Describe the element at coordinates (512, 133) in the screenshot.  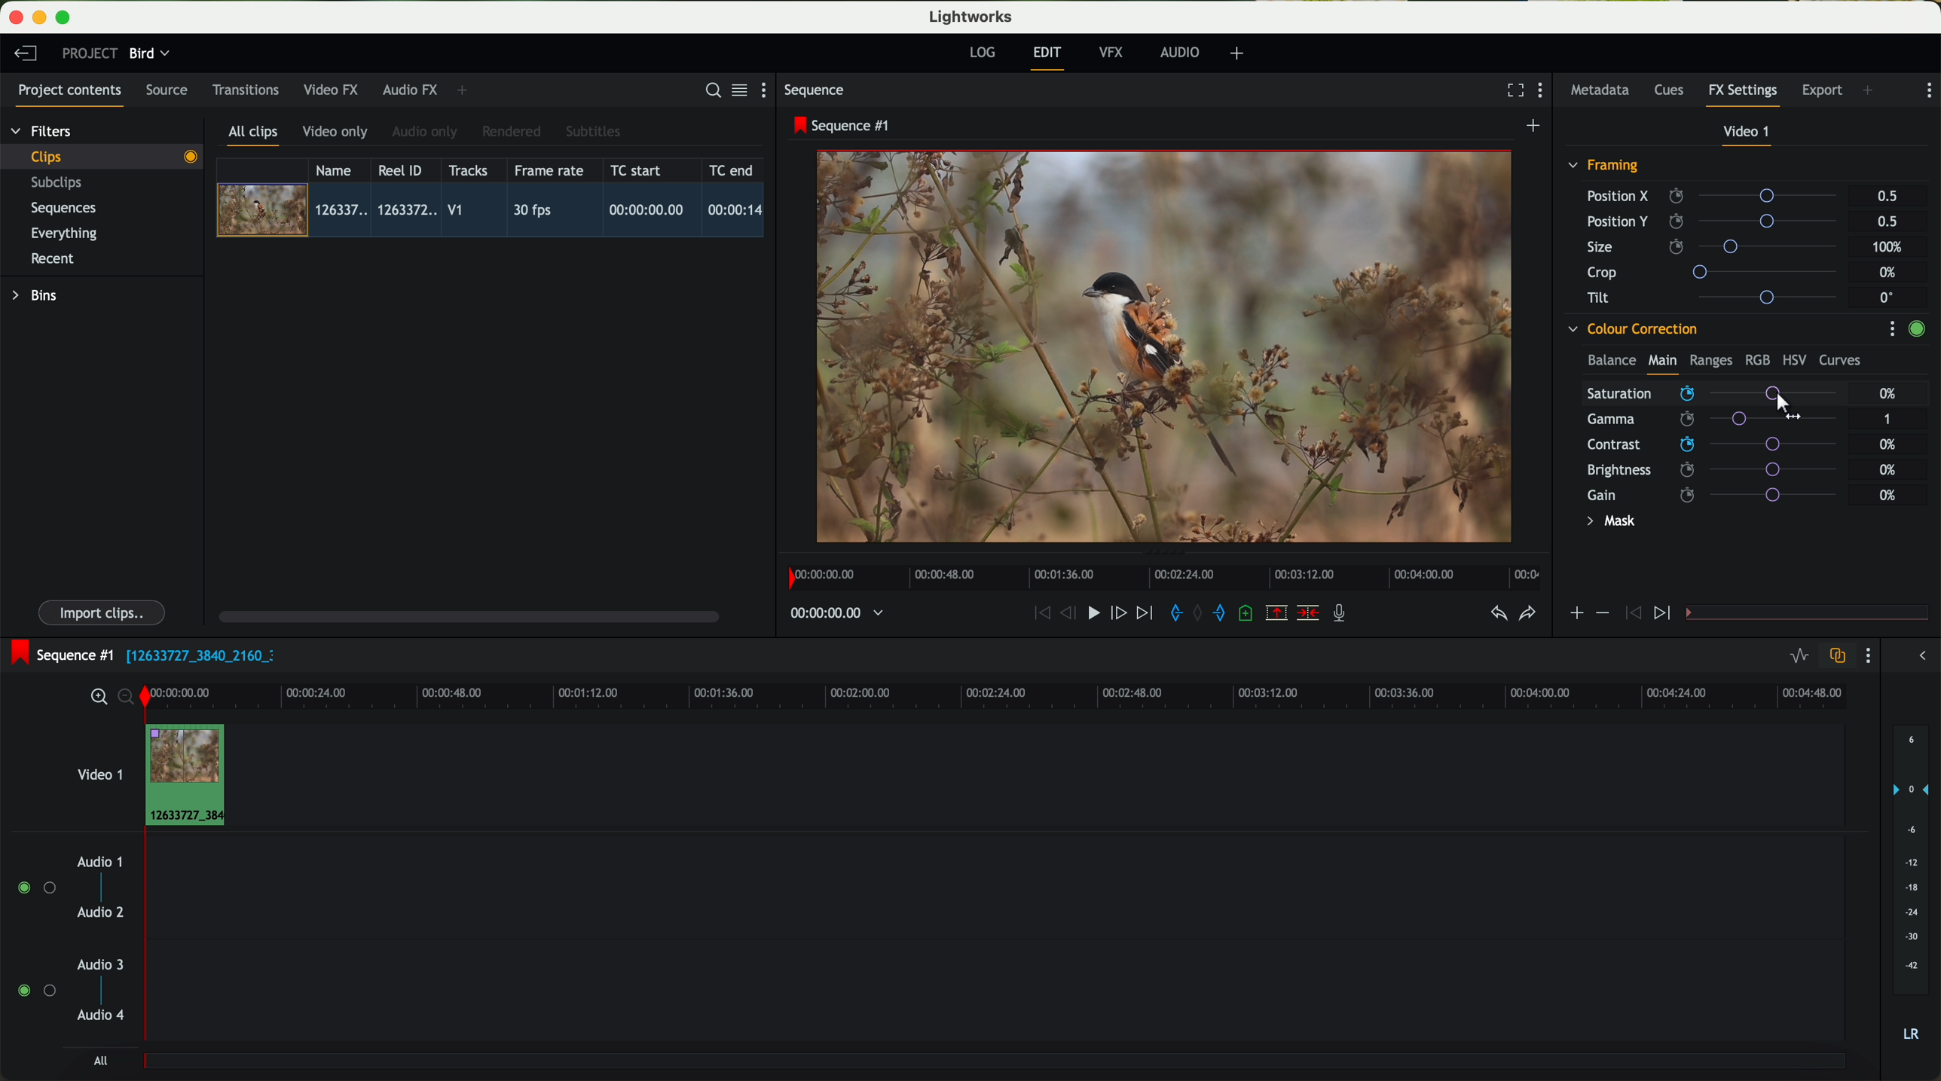
I see `rendered` at that location.